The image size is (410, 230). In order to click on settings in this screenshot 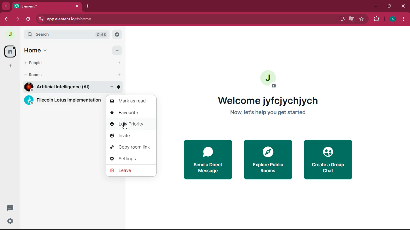, I will do `click(131, 158)`.